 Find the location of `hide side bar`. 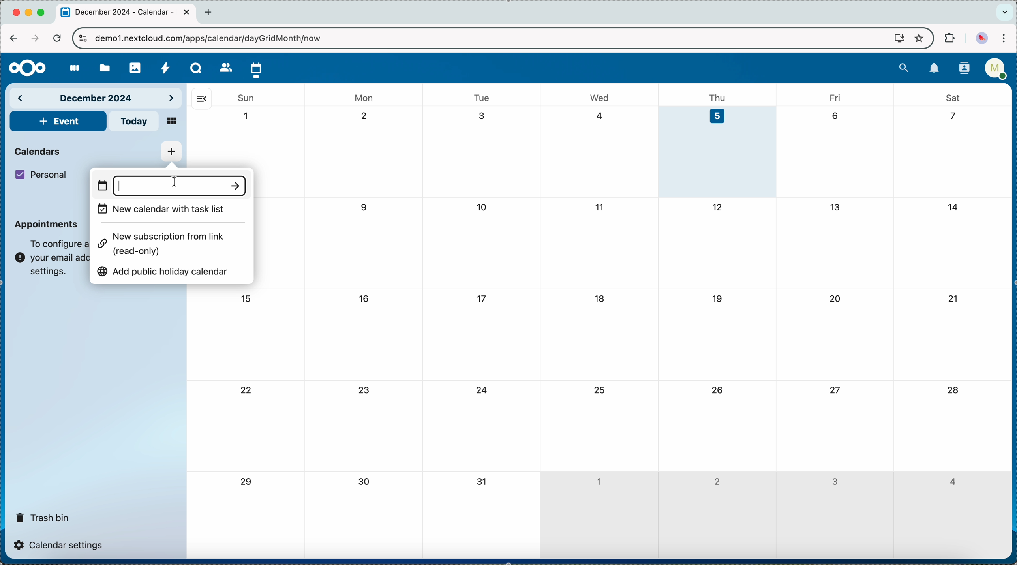

hide side bar is located at coordinates (201, 98).